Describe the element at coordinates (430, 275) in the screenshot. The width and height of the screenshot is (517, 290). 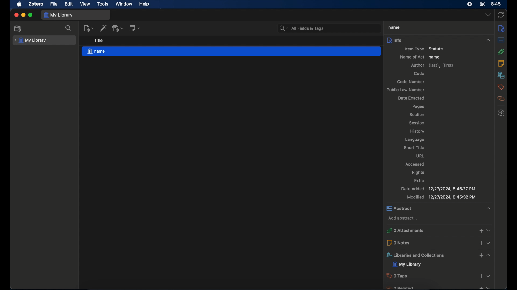
I see `0 tags` at that location.